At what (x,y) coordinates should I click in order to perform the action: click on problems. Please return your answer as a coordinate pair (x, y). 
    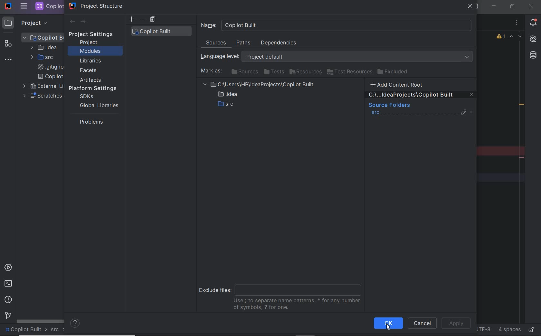
    Looking at the image, I should click on (9, 300).